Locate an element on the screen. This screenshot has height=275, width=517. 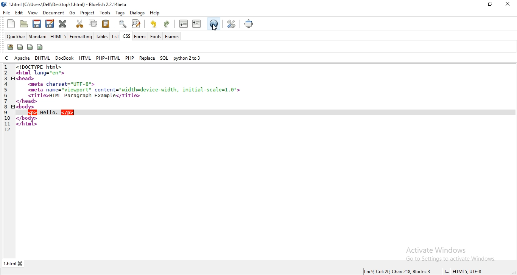
<body> is located at coordinates (26, 107).